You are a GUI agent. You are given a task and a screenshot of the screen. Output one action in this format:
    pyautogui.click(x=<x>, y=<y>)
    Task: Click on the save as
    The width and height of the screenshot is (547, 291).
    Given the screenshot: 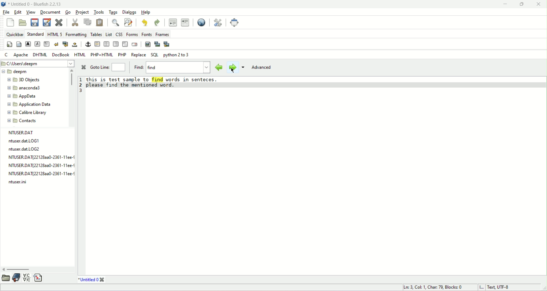 What is the action you would take?
    pyautogui.click(x=47, y=22)
    